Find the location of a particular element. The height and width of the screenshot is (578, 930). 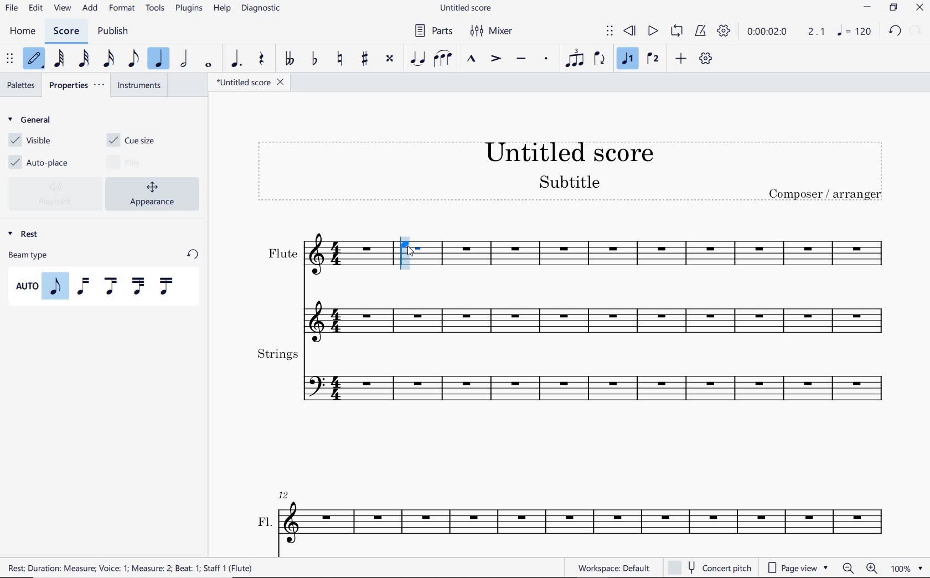

PUBLISH is located at coordinates (113, 31).